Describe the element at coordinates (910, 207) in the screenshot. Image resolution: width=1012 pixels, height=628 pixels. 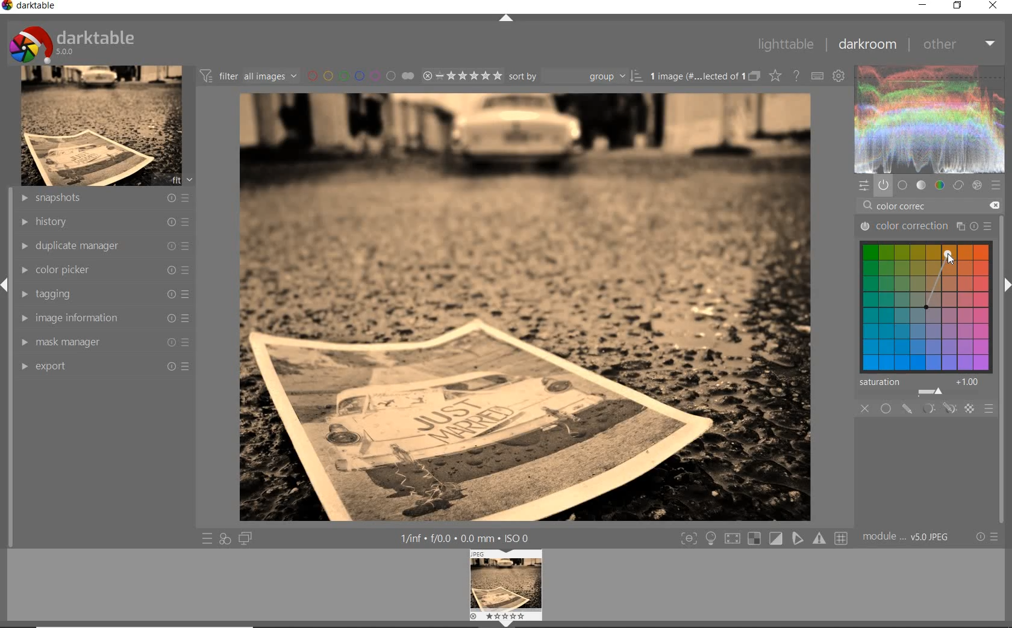
I see `color correc` at that location.